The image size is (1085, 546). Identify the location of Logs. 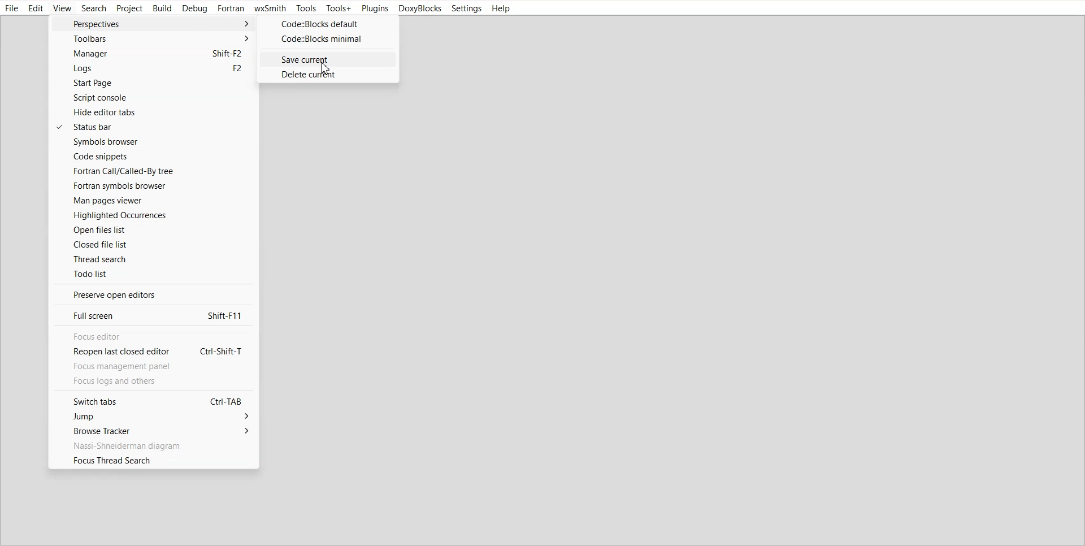
(151, 69).